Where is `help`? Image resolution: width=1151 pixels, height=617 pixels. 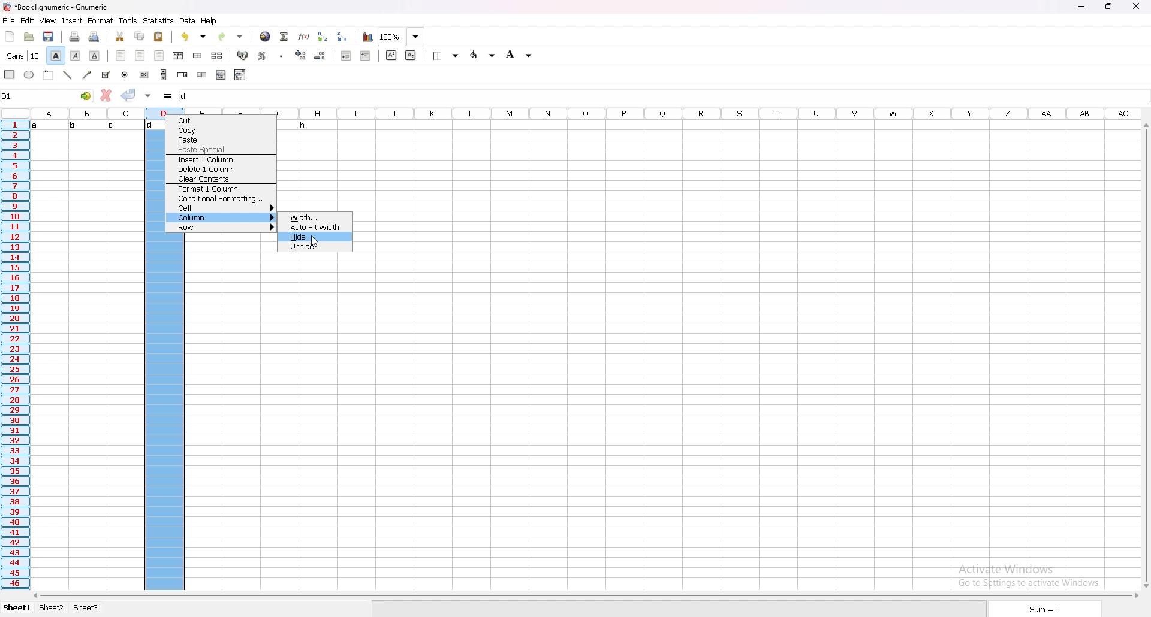 help is located at coordinates (209, 20).